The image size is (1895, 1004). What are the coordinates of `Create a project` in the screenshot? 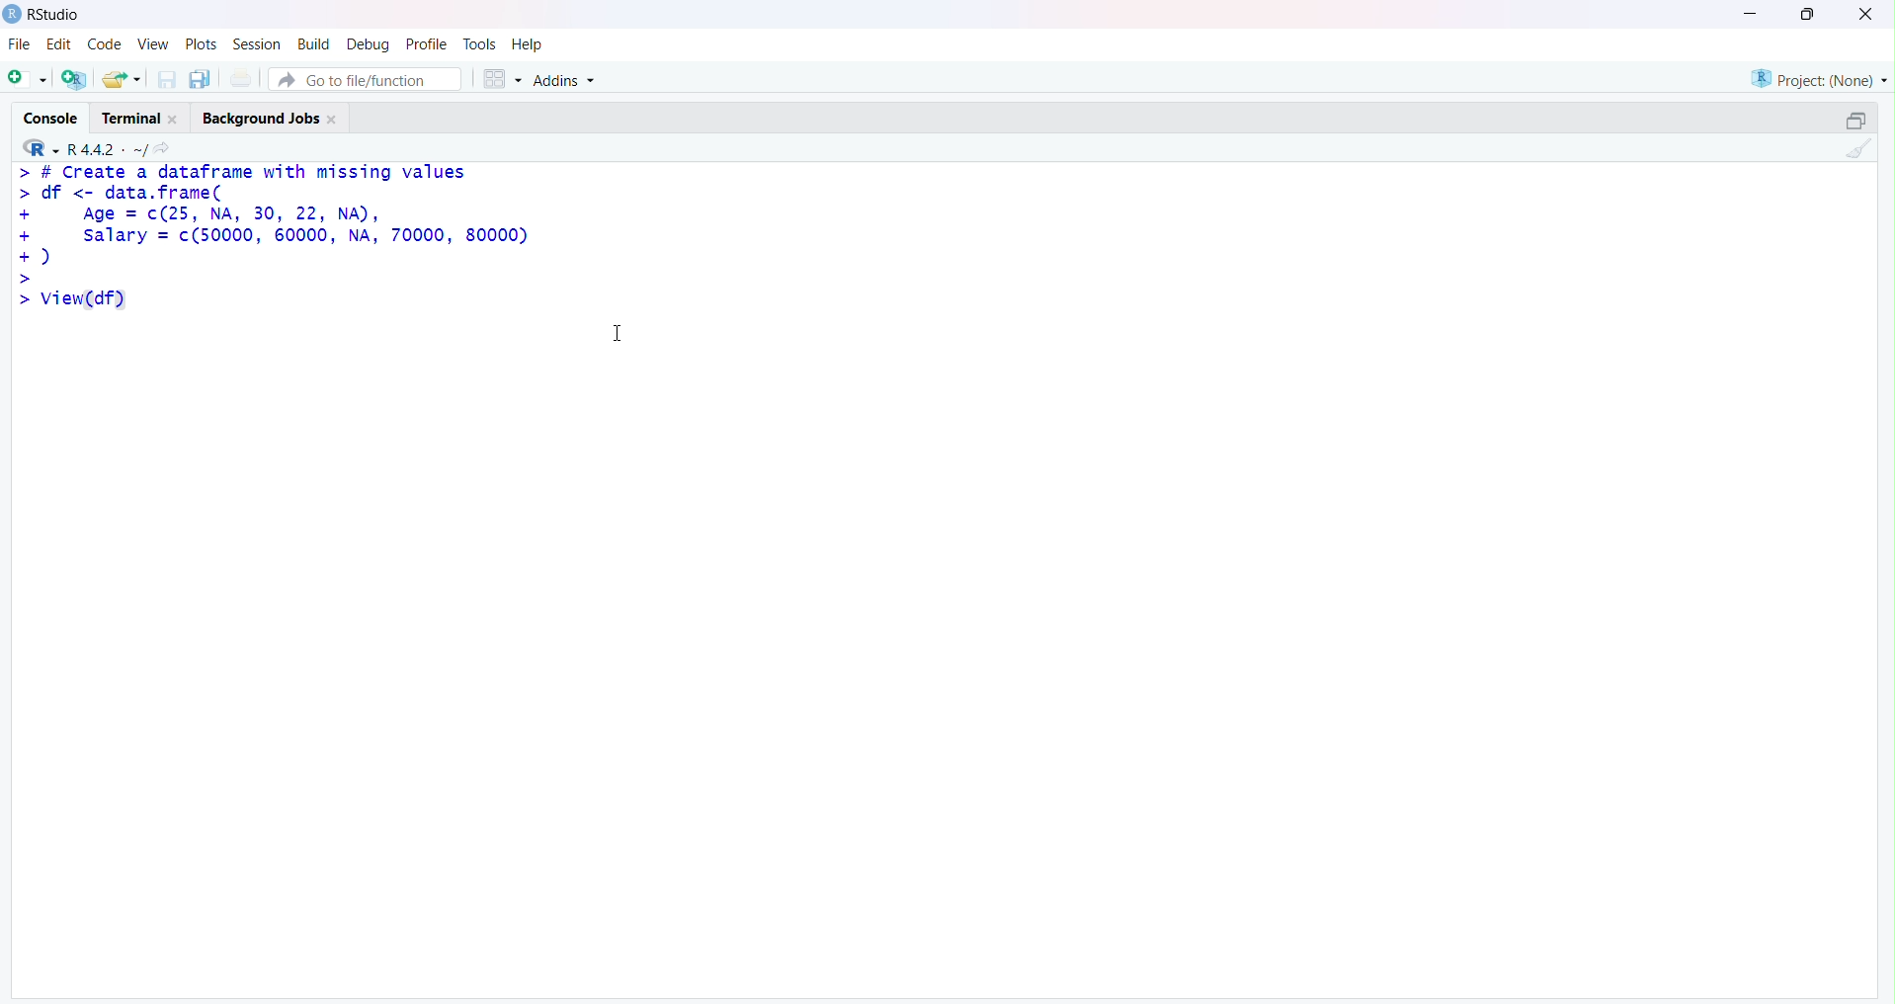 It's located at (75, 77).